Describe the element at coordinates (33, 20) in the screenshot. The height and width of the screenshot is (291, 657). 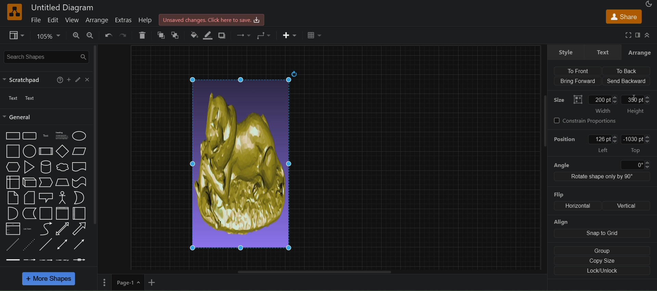
I see `file` at that location.